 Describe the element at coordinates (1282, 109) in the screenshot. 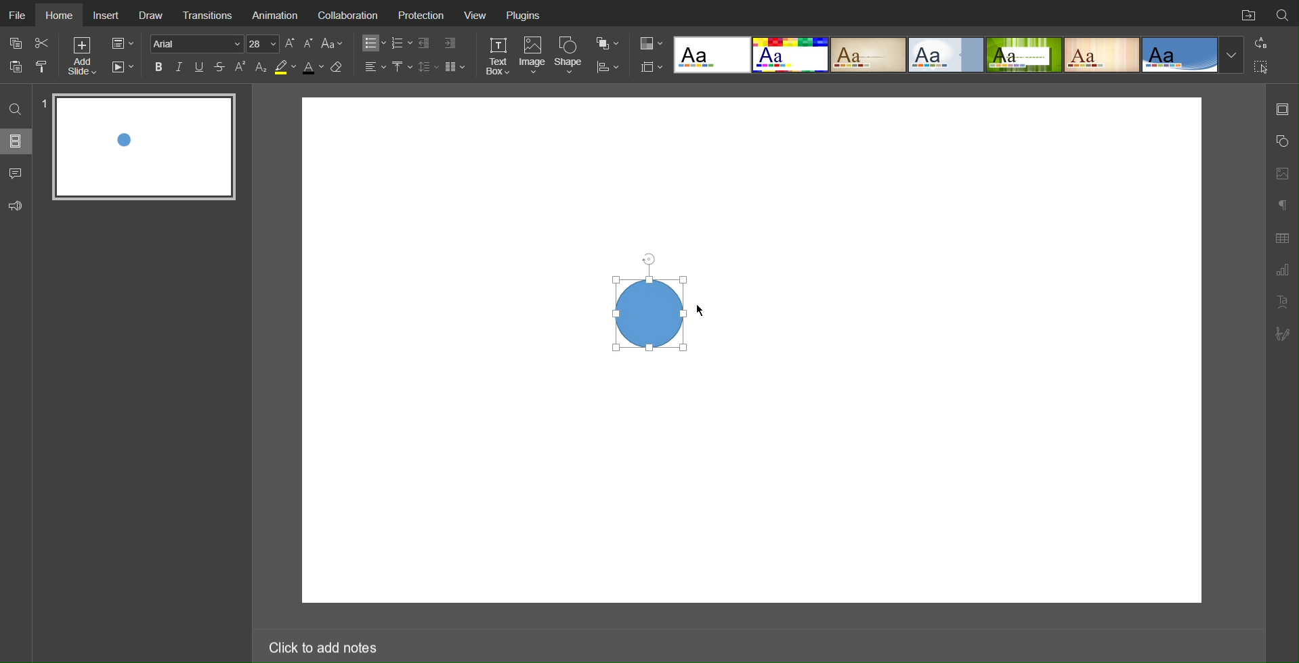

I see `Slide Settings` at that location.